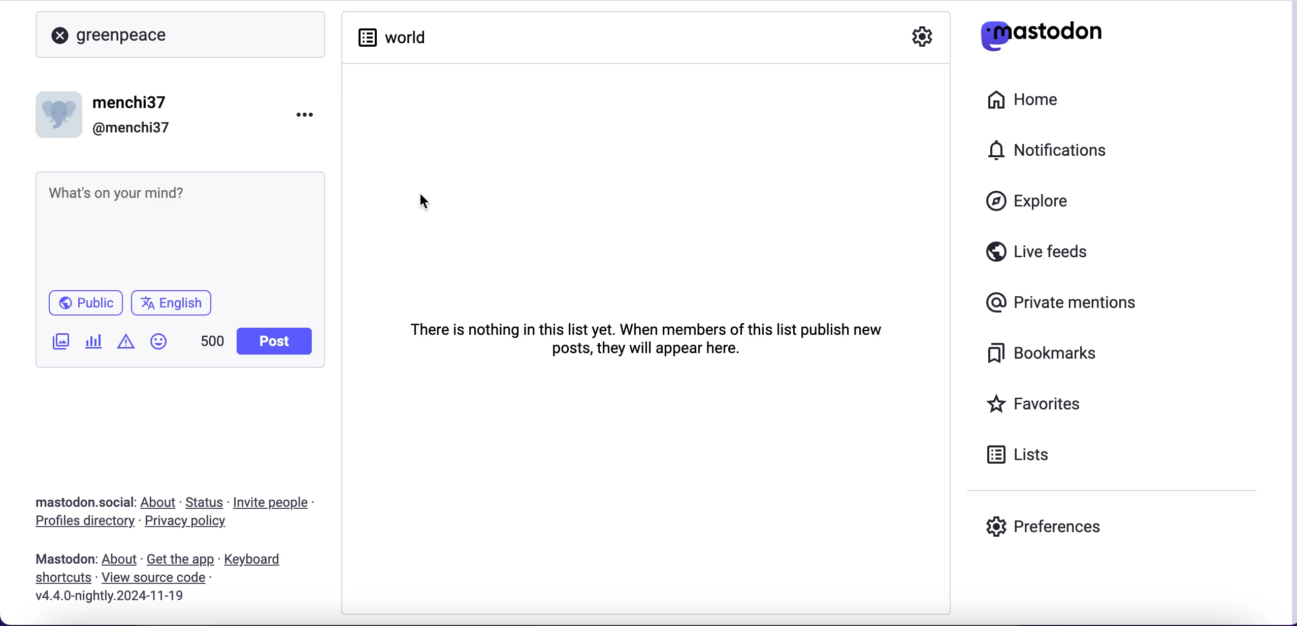 This screenshot has width=1297, height=626. Describe the element at coordinates (206, 502) in the screenshot. I see `status` at that location.